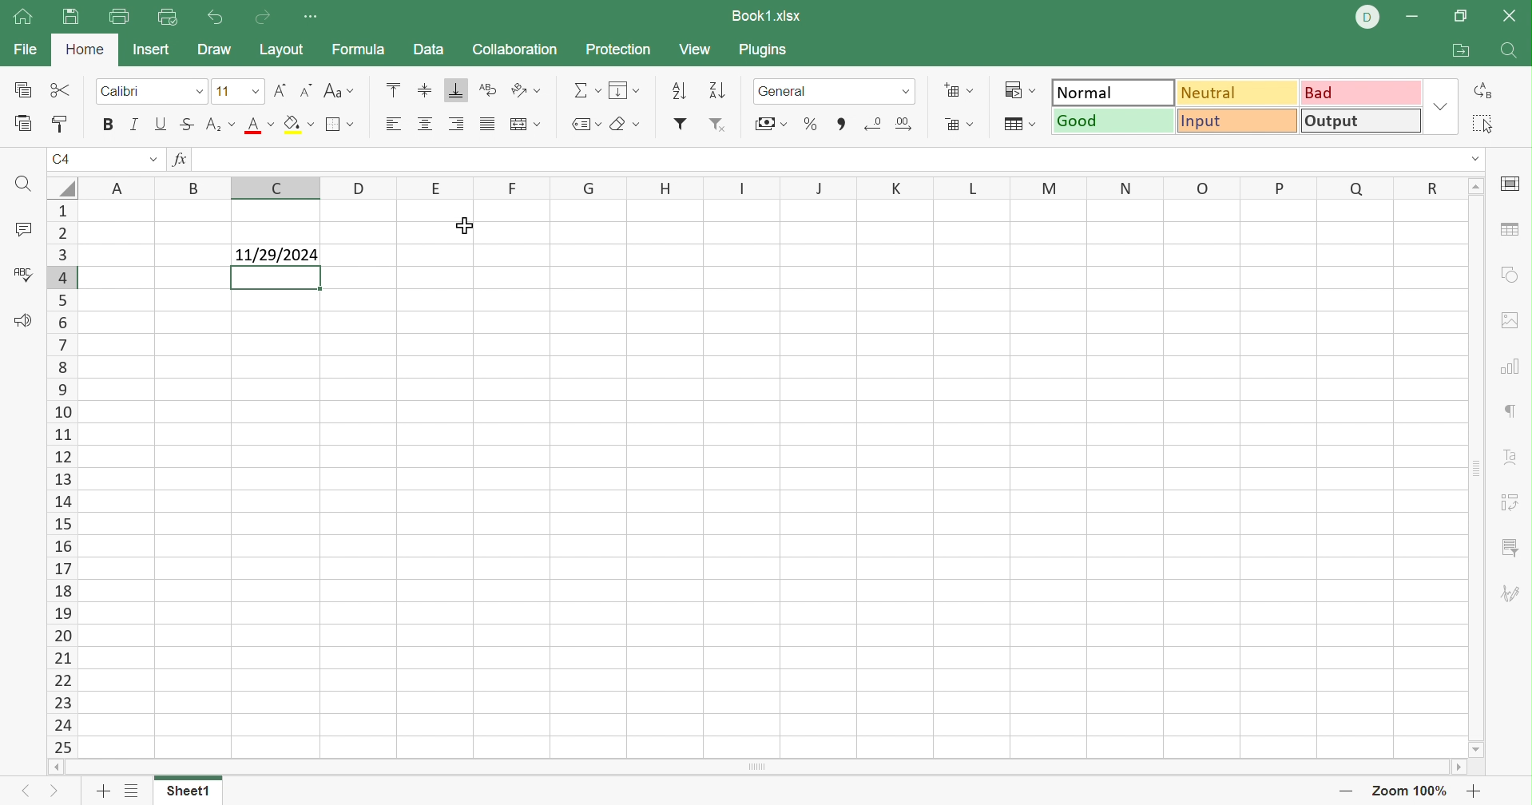 The width and height of the screenshot is (1532, 805). What do you see at coordinates (276, 256) in the screenshot?
I see `11/29/2024` at bounding box center [276, 256].